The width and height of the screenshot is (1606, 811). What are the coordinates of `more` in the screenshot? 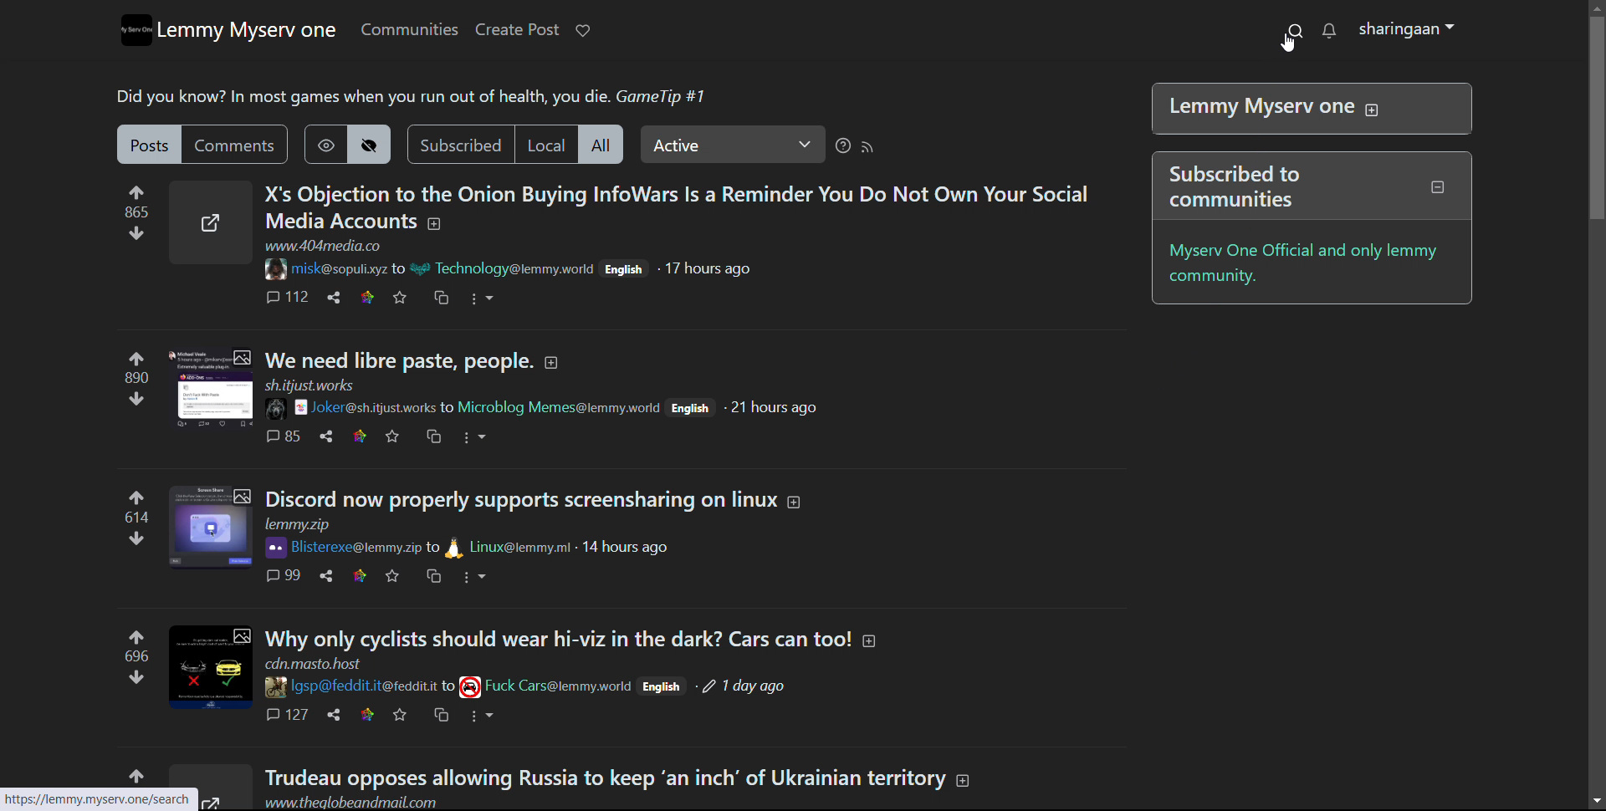 It's located at (482, 717).